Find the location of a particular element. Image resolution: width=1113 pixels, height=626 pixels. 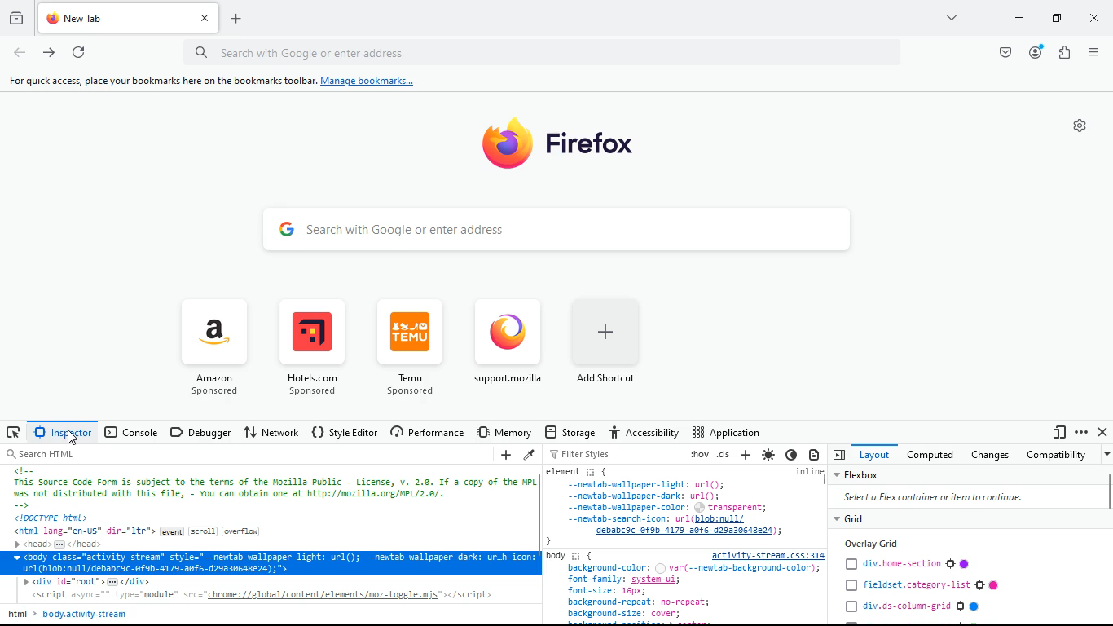

network is located at coordinates (271, 433).